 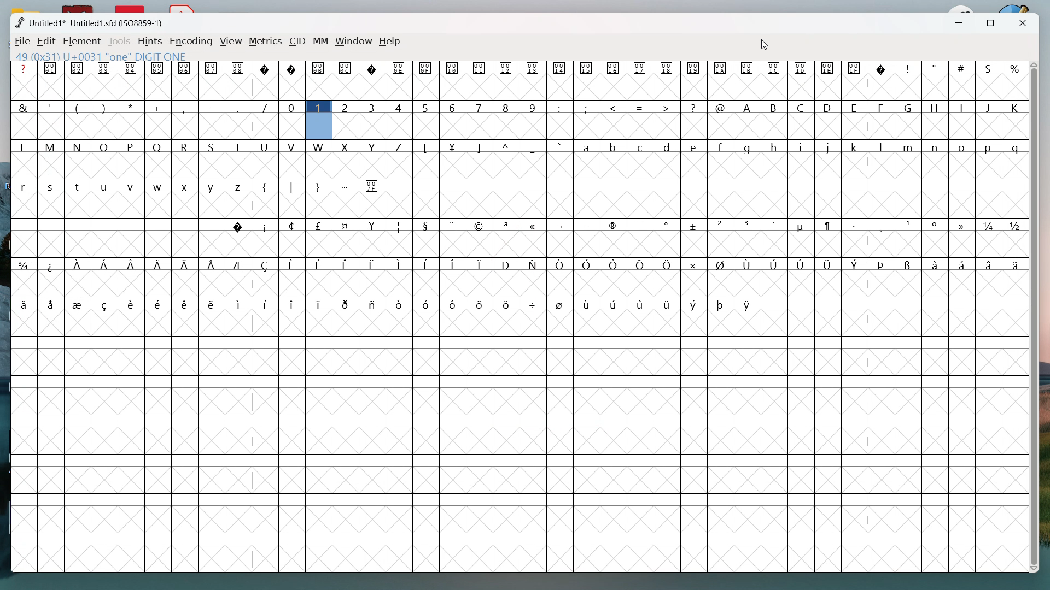 I want to click on 49 (0x31) U+0031 "one" DIGIT ONE, so click(x=101, y=56).